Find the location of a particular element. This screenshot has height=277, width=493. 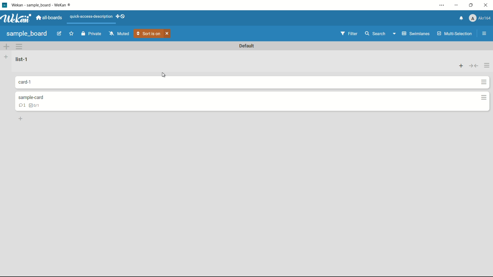

card name is located at coordinates (30, 82).